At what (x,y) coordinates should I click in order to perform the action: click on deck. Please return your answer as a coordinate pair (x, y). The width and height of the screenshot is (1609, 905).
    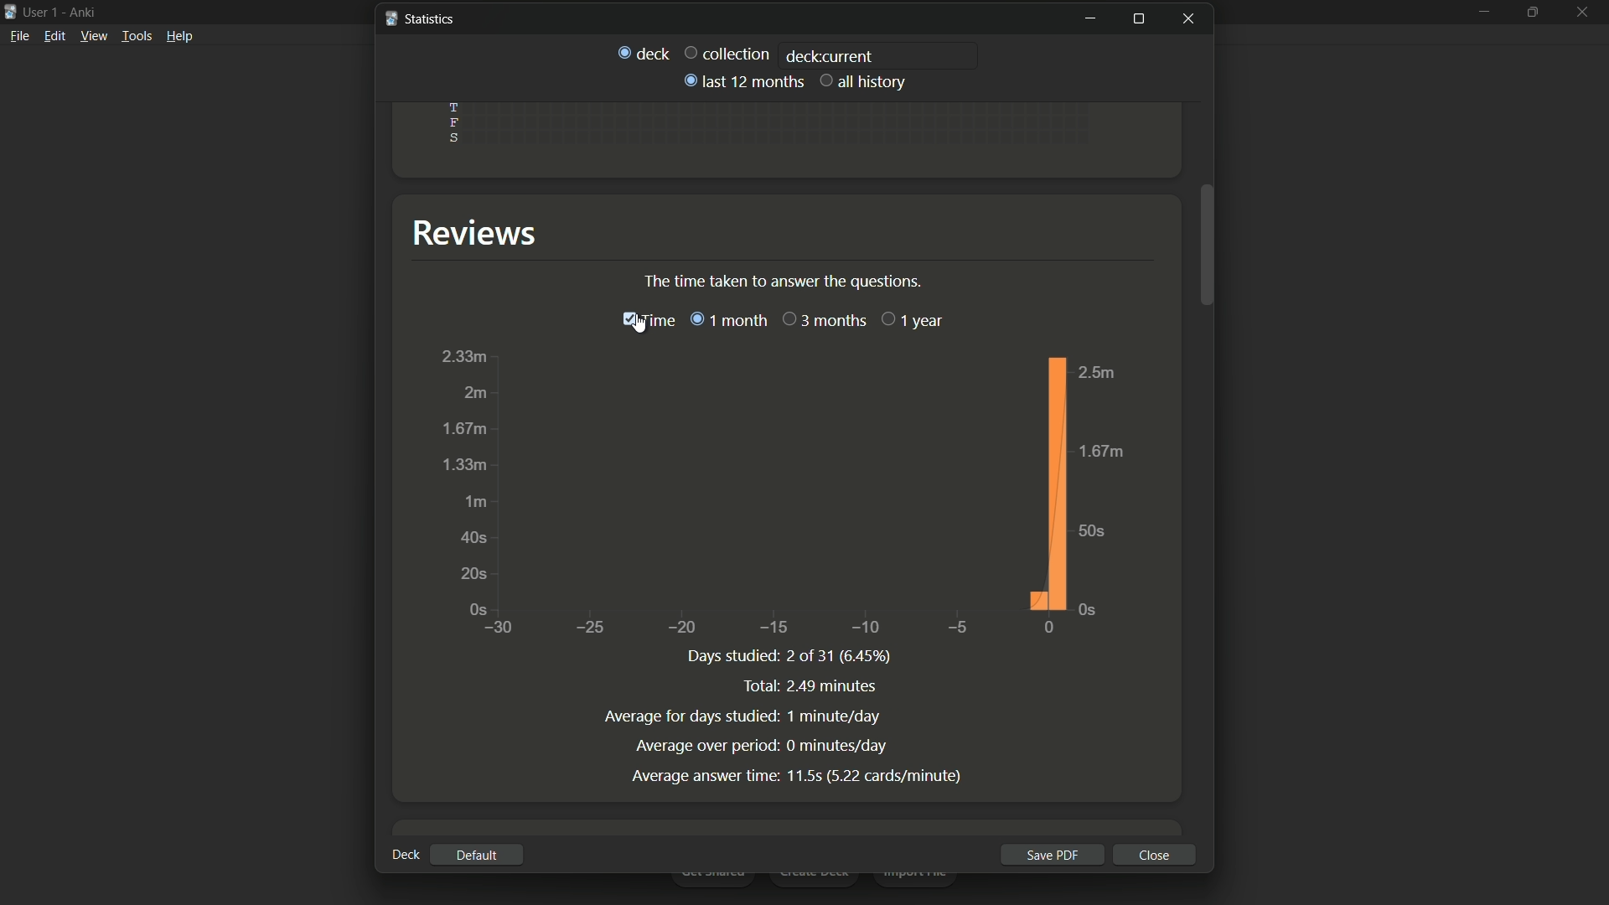
    Looking at the image, I should click on (405, 854).